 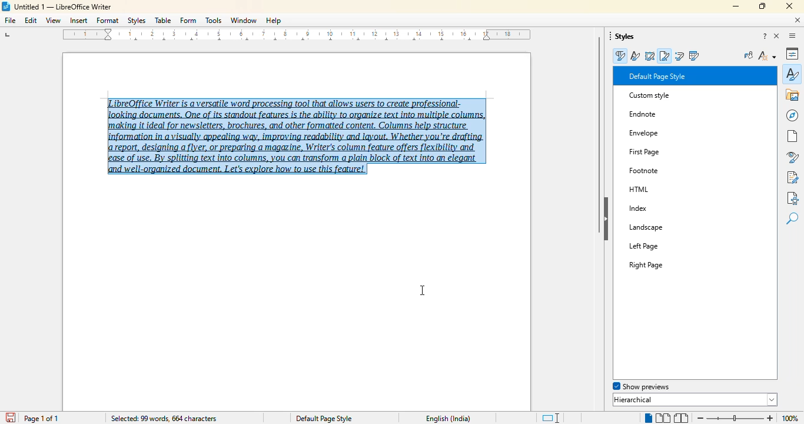 I want to click on manage changes, so click(x=792, y=177).